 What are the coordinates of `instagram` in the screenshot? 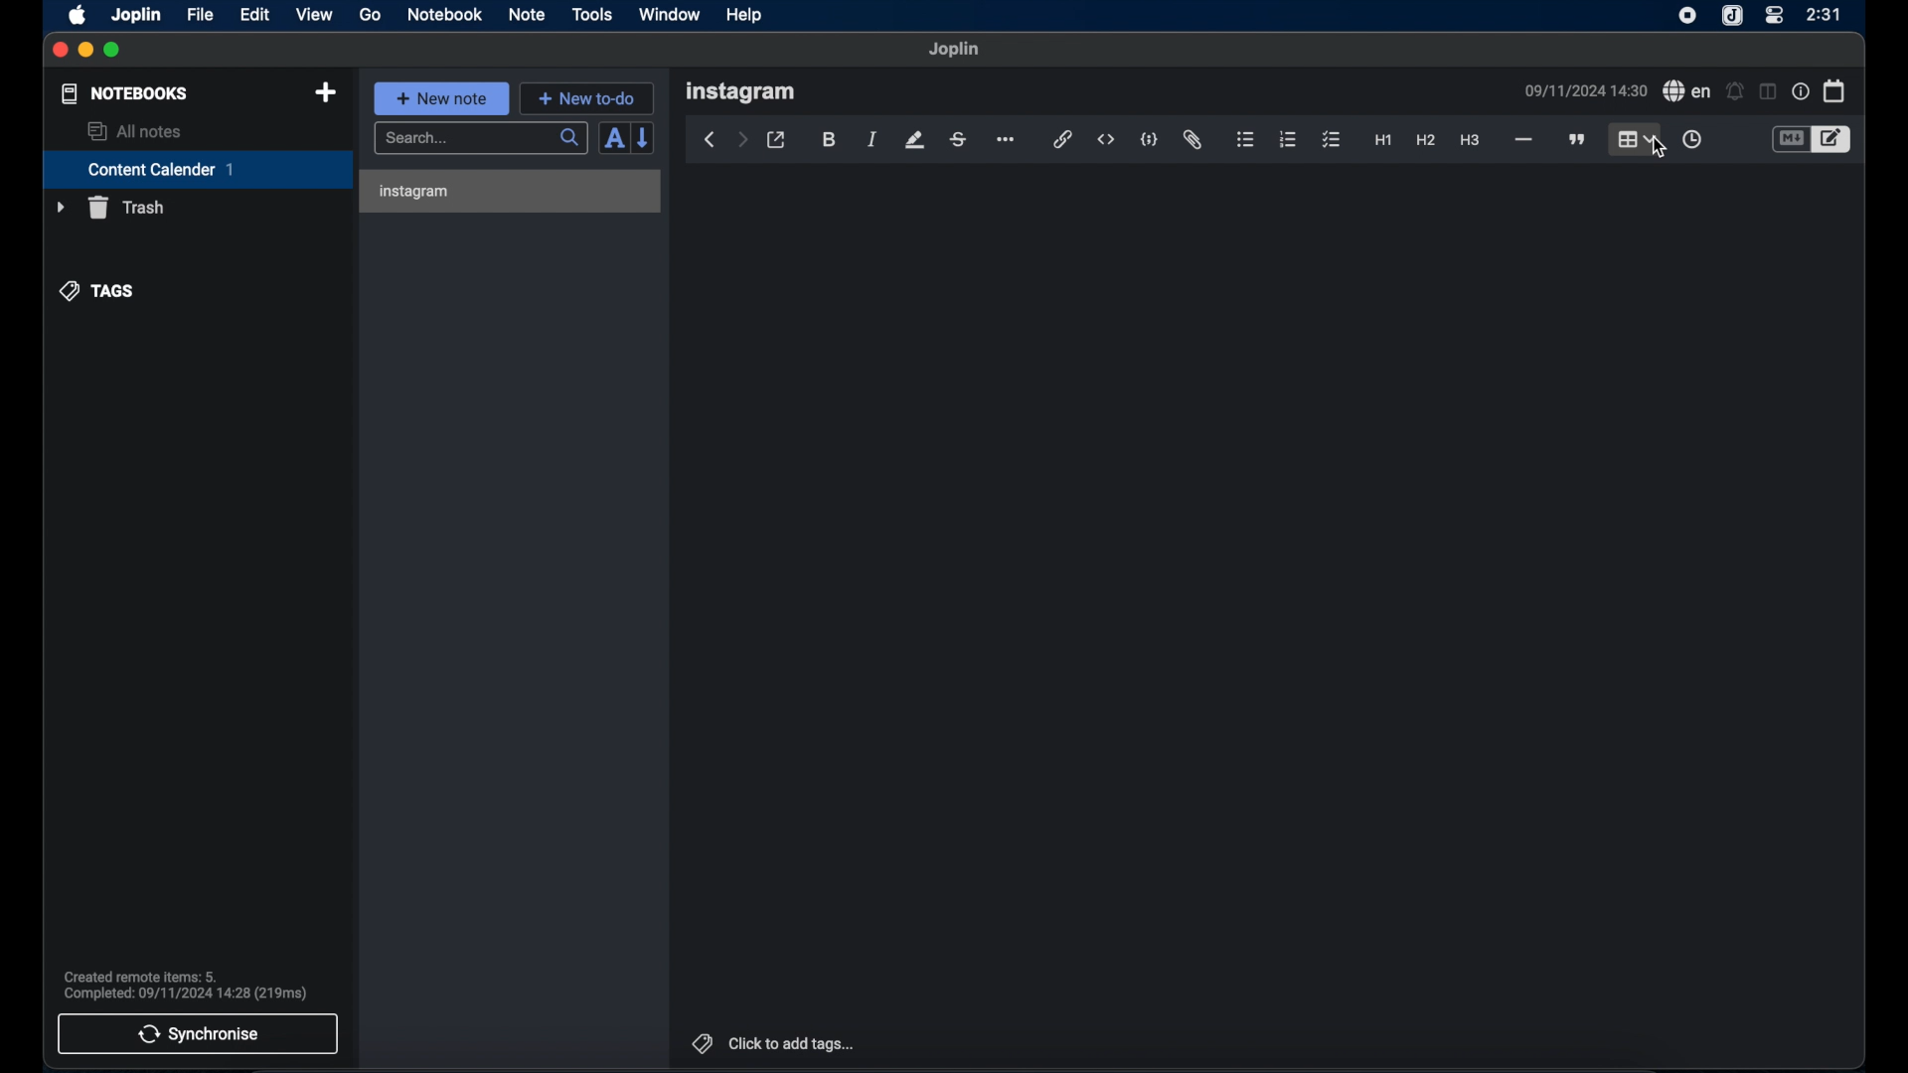 It's located at (740, 92).